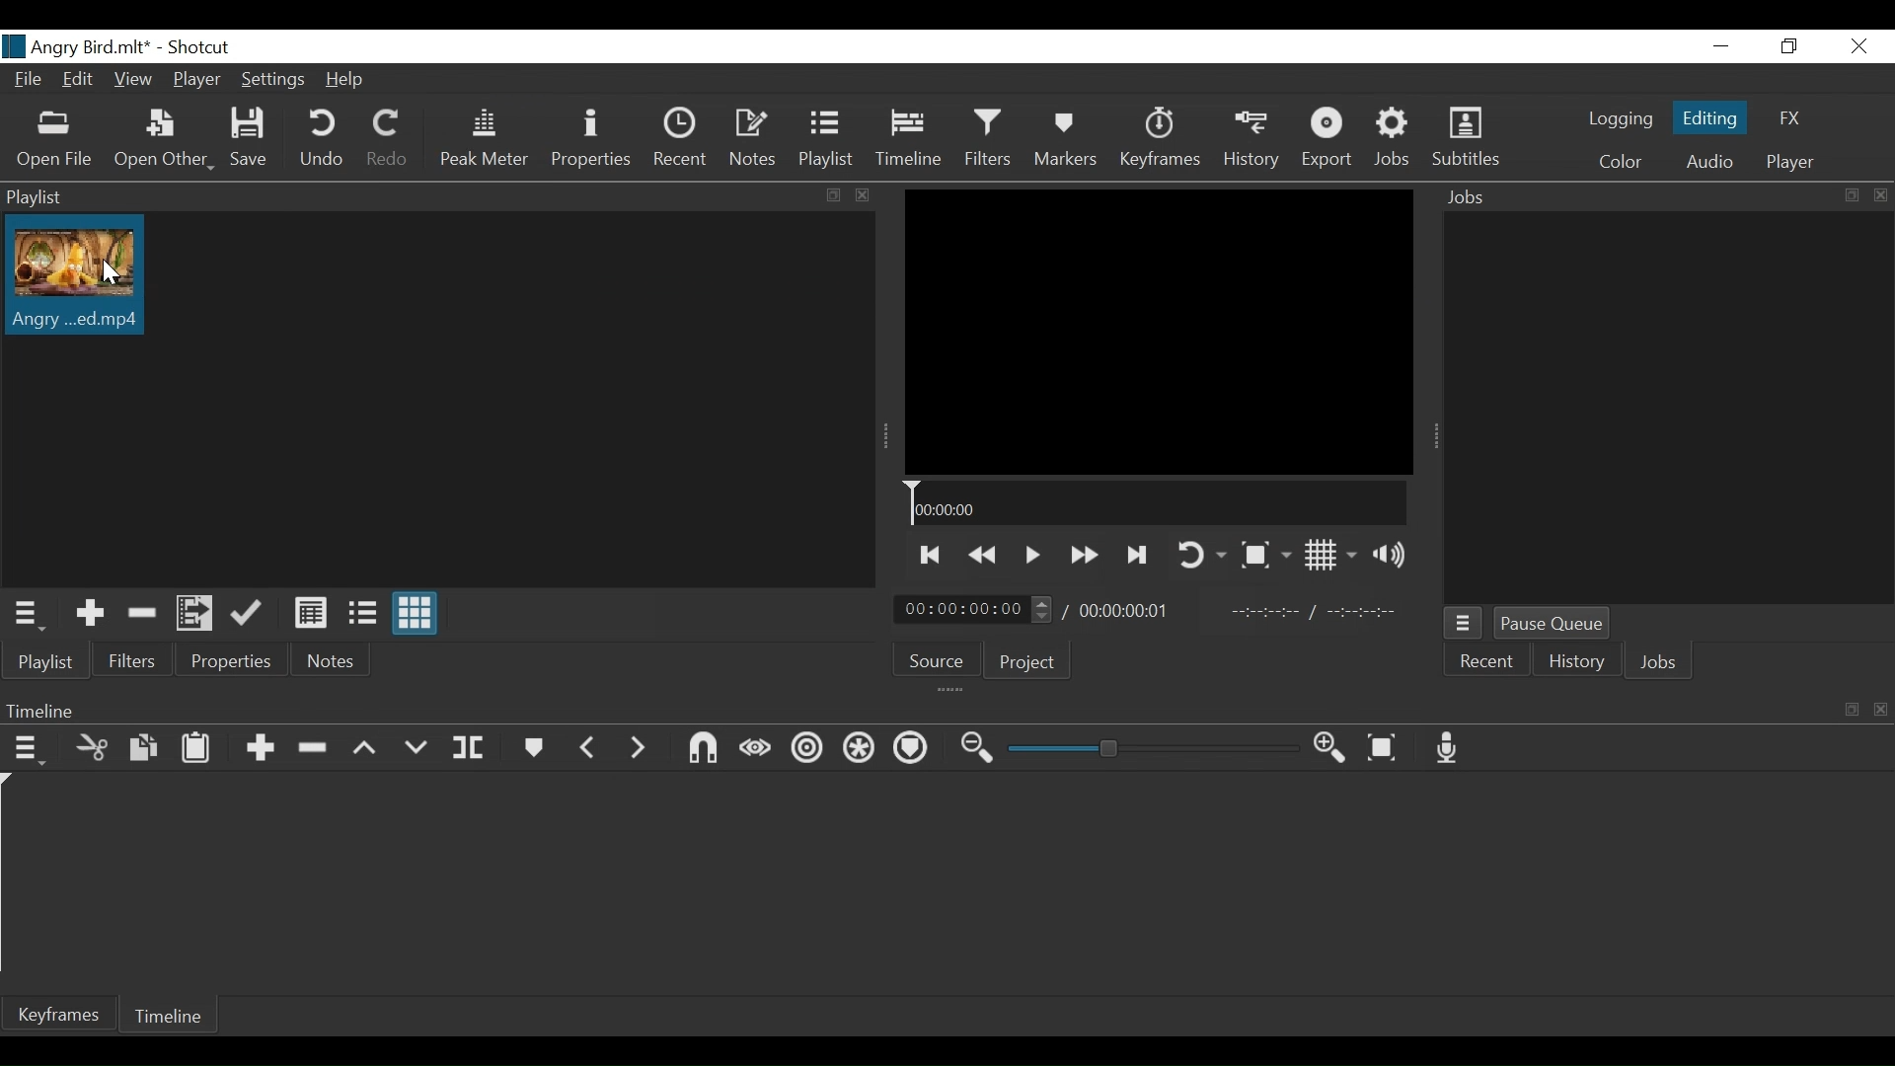 This screenshot has height=1066, width=1895. I want to click on Skip to the next point, so click(1135, 557).